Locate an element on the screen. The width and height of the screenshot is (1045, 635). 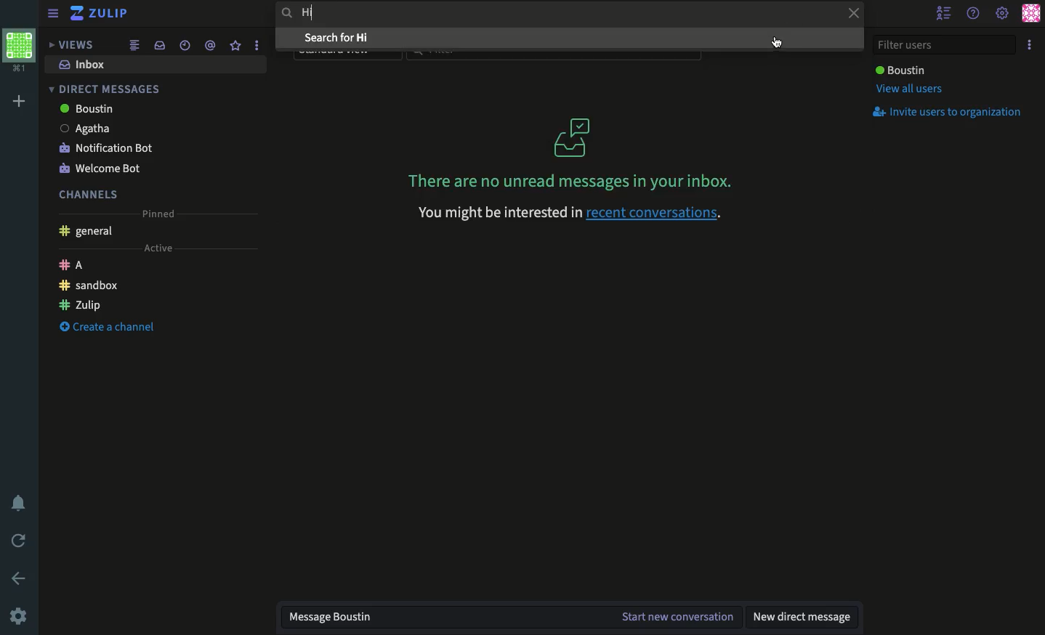
Refresh is located at coordinates (20, 542).